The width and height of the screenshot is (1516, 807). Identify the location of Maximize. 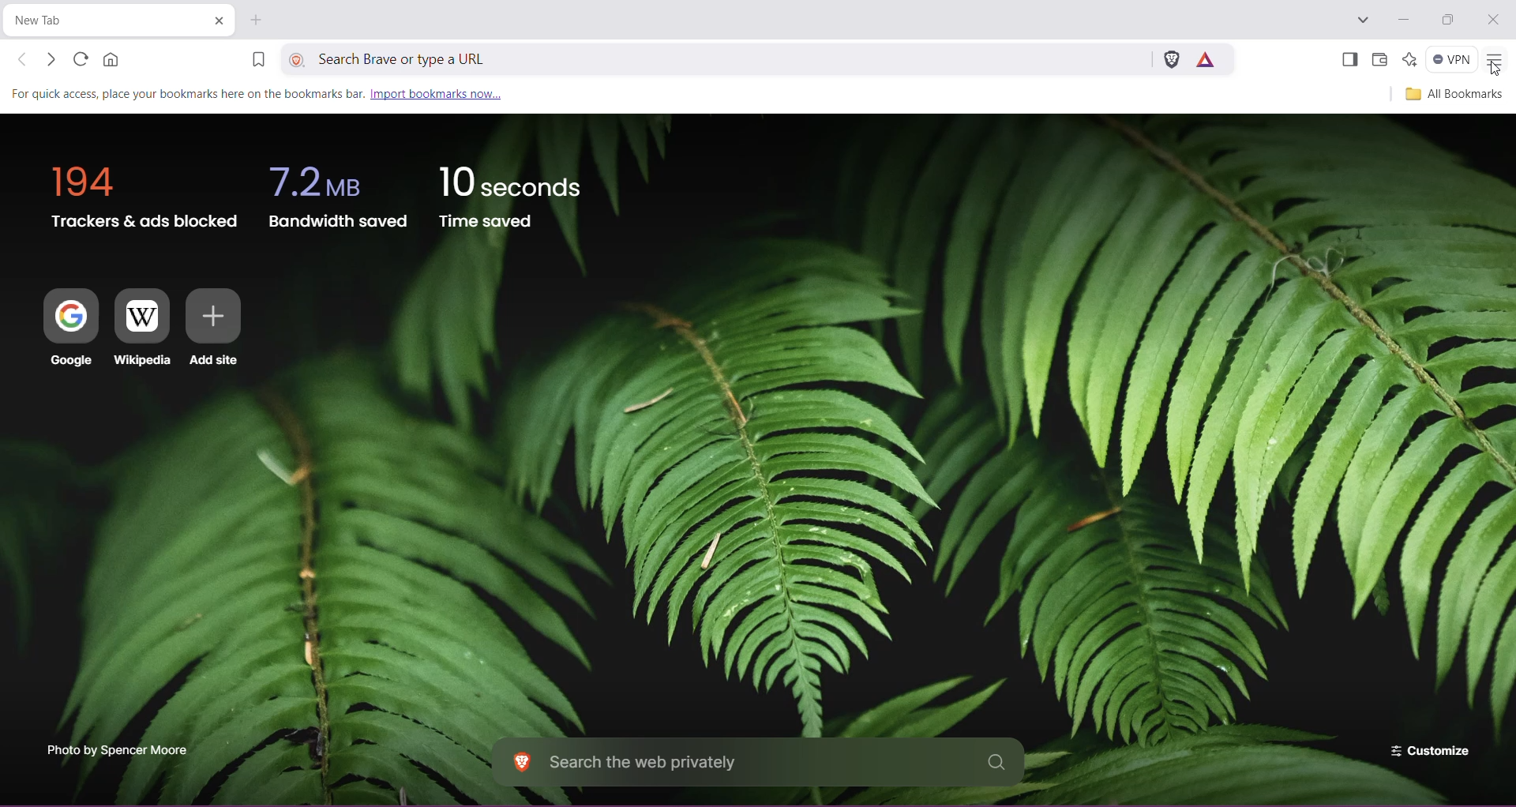
(1447, 21).